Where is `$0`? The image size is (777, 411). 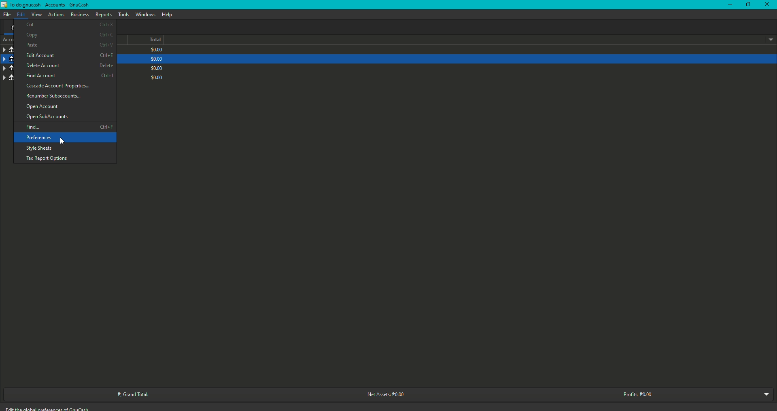
$0 is located at coordinates (155, 51).